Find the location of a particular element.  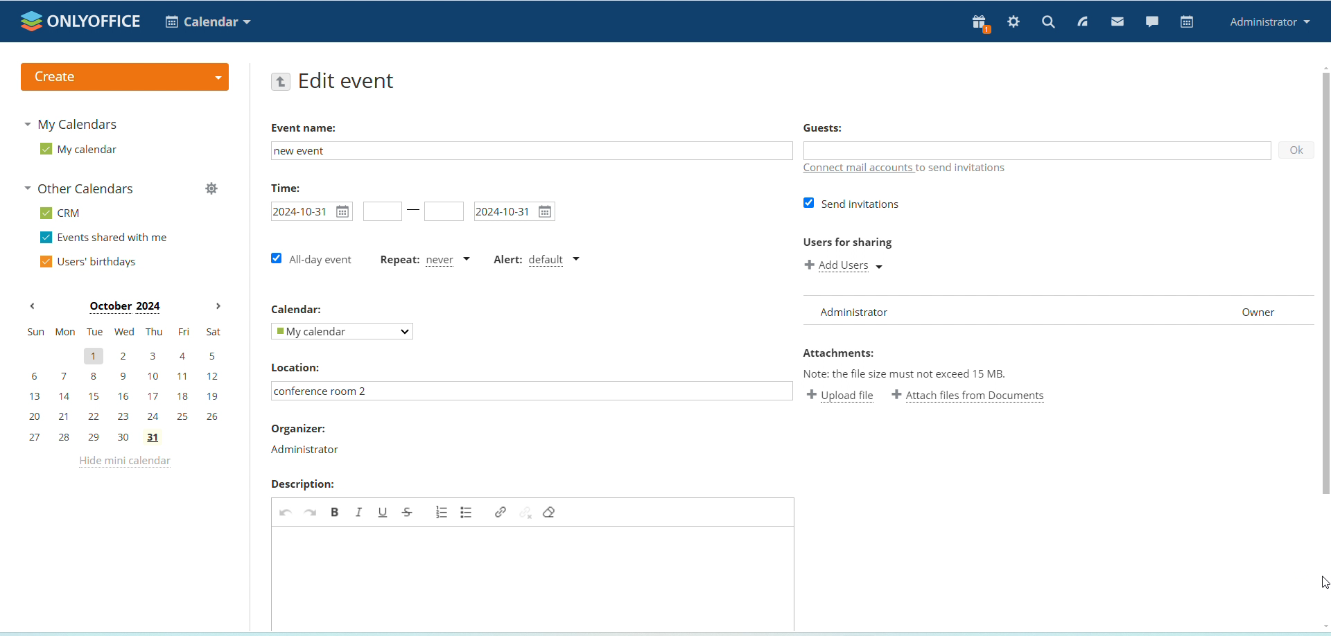

Users for sharing is located at coordinates (846, 243).